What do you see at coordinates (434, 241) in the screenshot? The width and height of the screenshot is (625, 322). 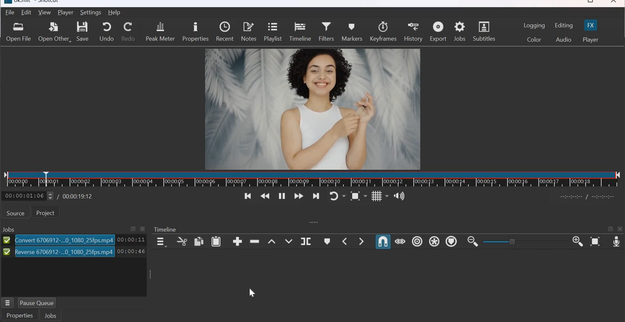 I see `Ripple all tracks` at bounding box center [434, 241].